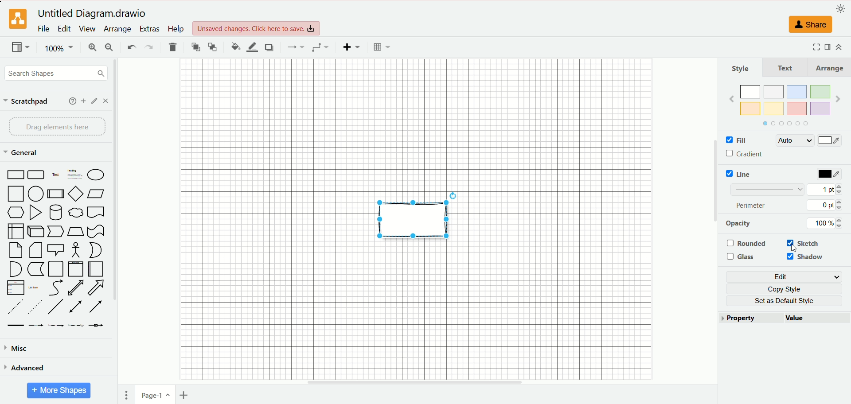 This screenshot has height=404, width=851. What do you see at coordinates (16, 19) in the screenshot?
I see `logo` at bounding box center [16, 19].